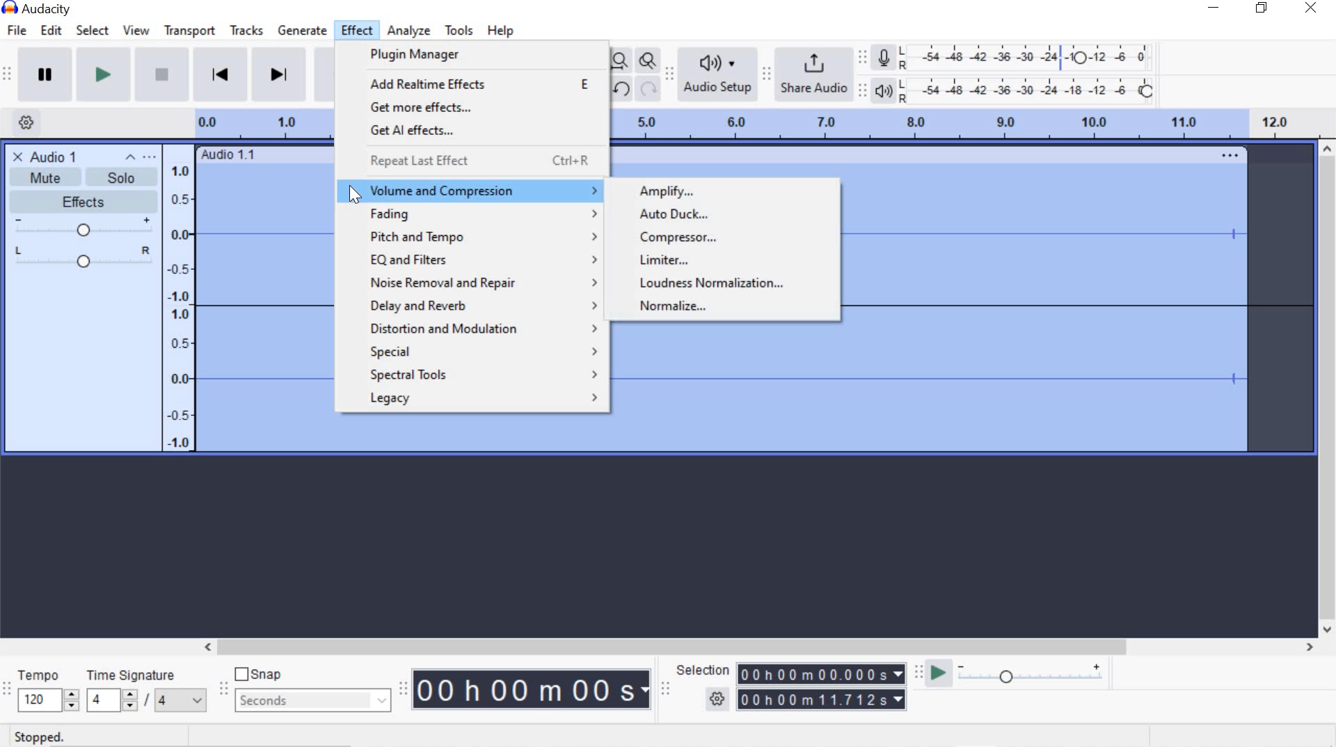 This screenshot has width=1336, height=747. I want to click on Selection Toolbar, so click(665, 688).